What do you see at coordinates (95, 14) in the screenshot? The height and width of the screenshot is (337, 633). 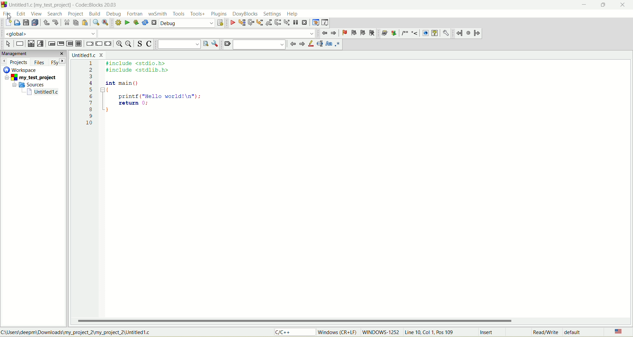 I see `build` at bounding box center [95, 14].